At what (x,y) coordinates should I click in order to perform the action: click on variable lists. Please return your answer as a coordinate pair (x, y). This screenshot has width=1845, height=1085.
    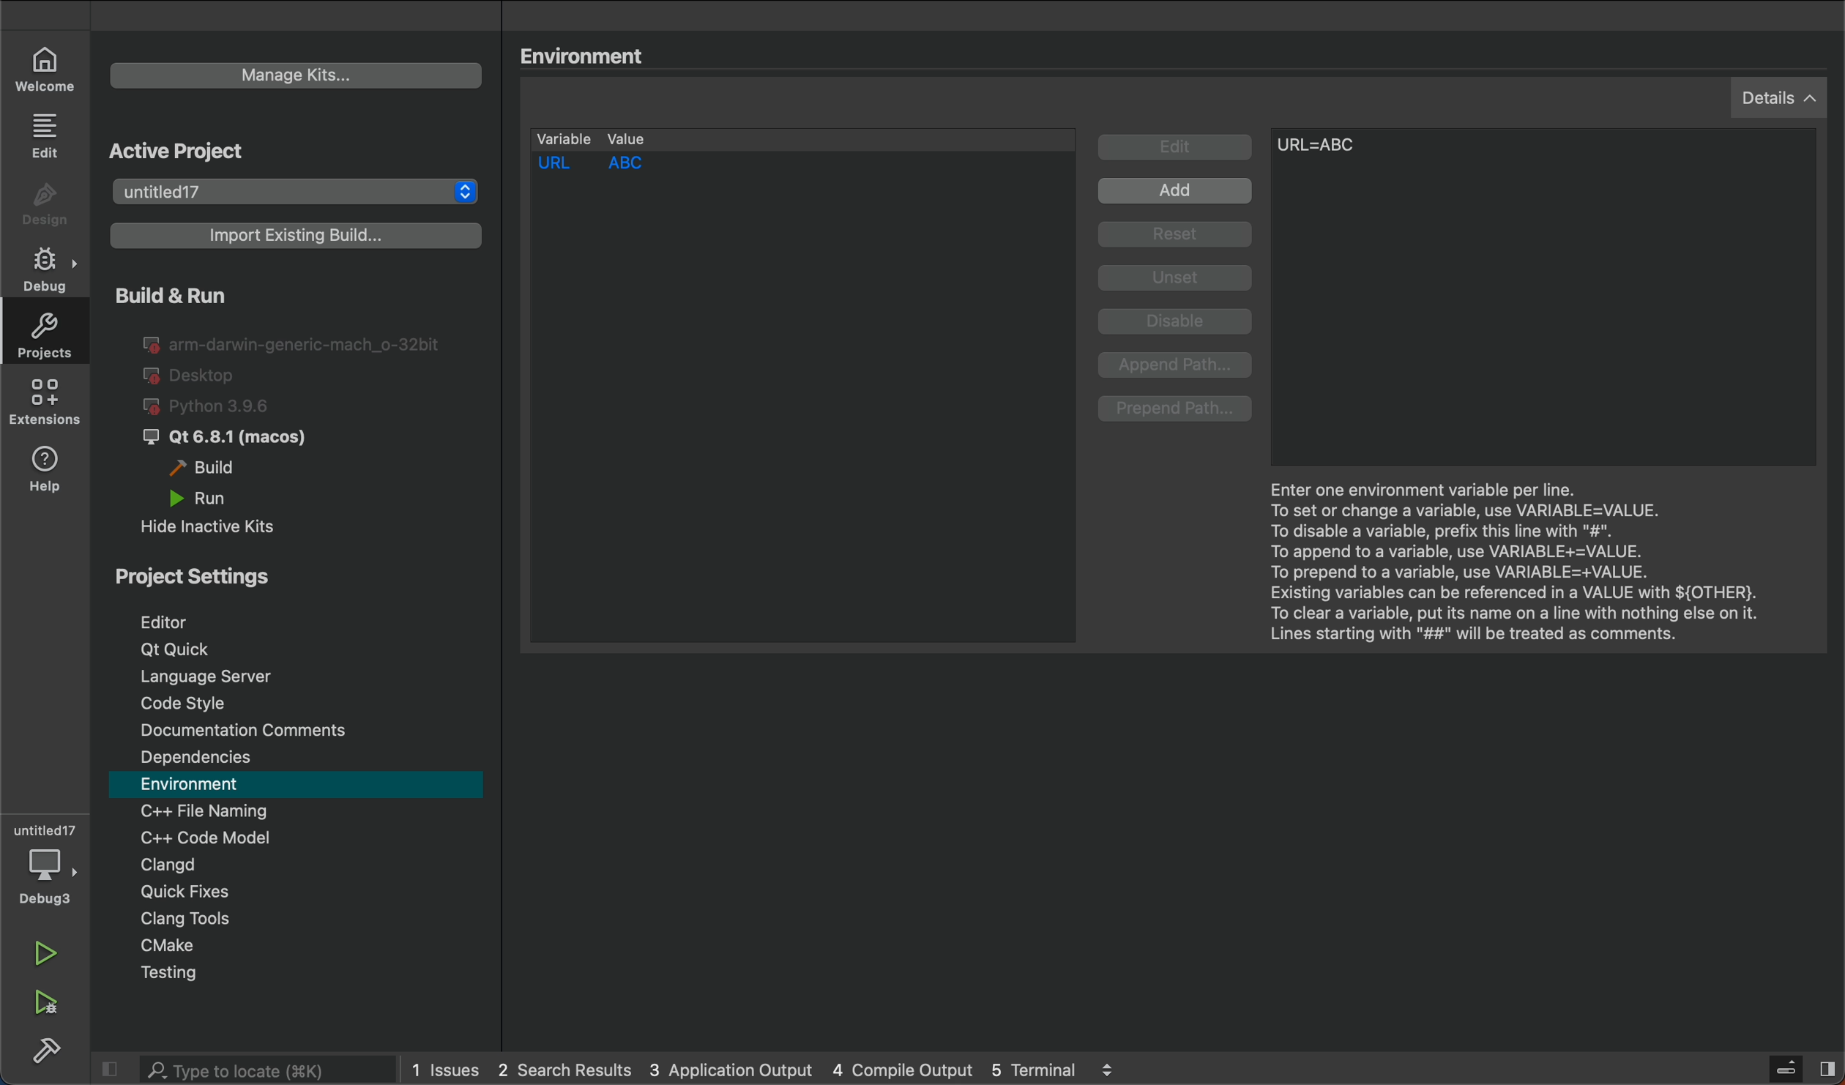
    Looking at the image, I should click on (802, 135).